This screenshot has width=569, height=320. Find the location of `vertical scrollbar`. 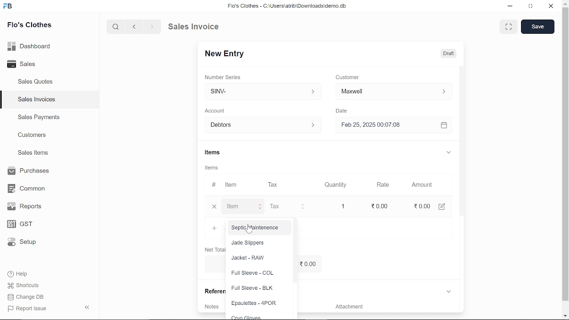

vertical scrollbar is located at coordinates (467, 144).